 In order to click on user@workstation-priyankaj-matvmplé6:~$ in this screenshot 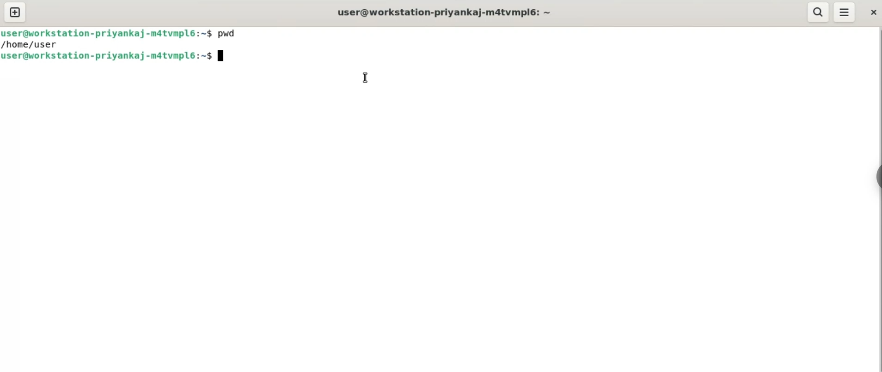, I will do `click(109, 56)`.